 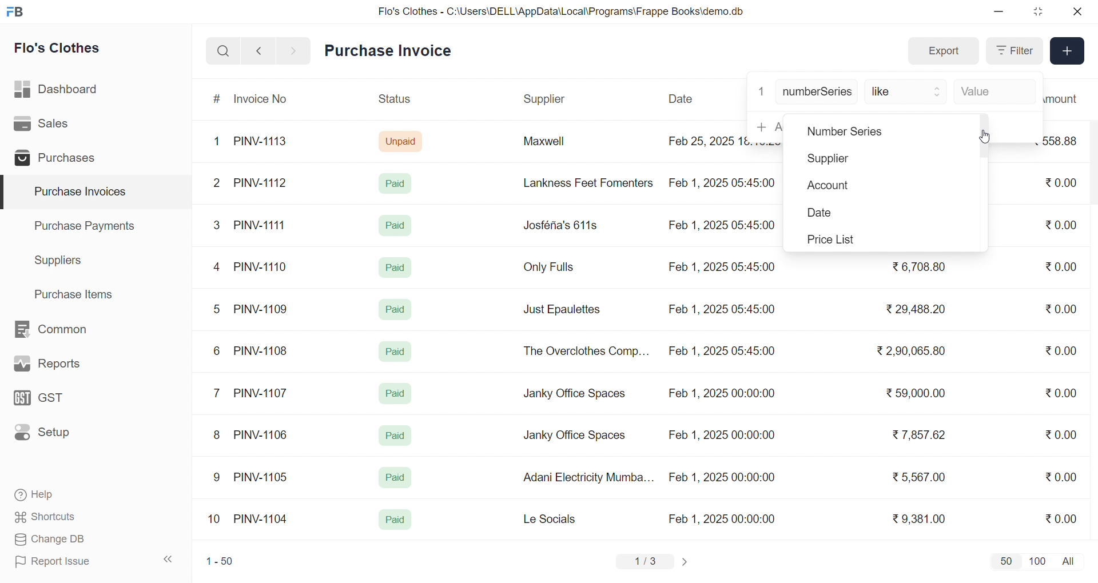 What do you see at coordinates (1065, 141) in the screenshot?
I see `₹558.88` at bounding box center [1065, 141].